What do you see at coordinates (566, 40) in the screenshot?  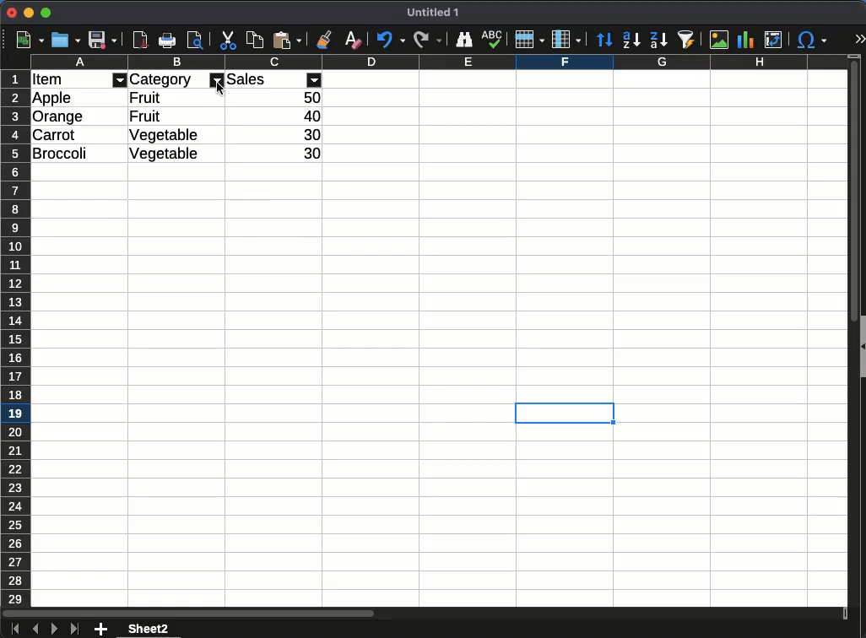 I see `column` at bounding box center [566, 40].